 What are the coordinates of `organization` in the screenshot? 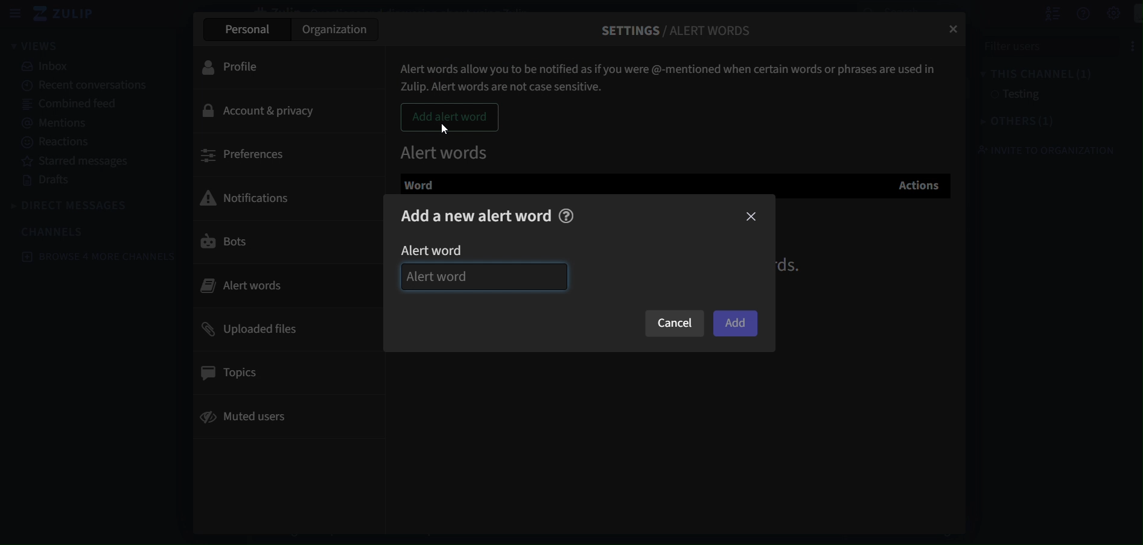 It's located at (339, 29).